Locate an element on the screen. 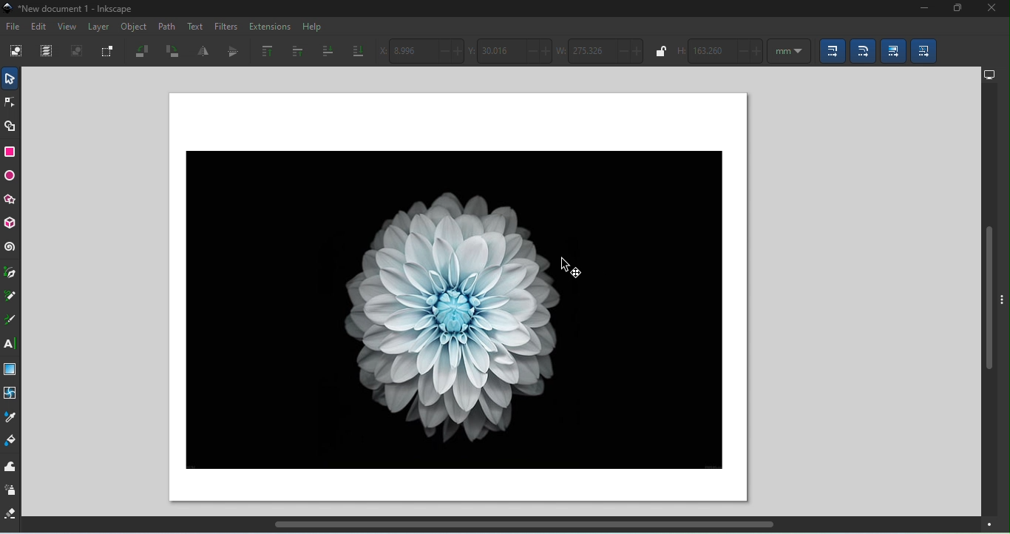 This screenshot has width=1010, height=534. Horizontal coordinate of the selection is located at coordinates (423, 51).